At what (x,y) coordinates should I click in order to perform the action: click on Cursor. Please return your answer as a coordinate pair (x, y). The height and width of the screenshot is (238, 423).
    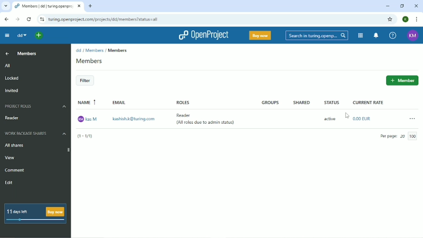
    Looking at the image, I should click on (348, 116).